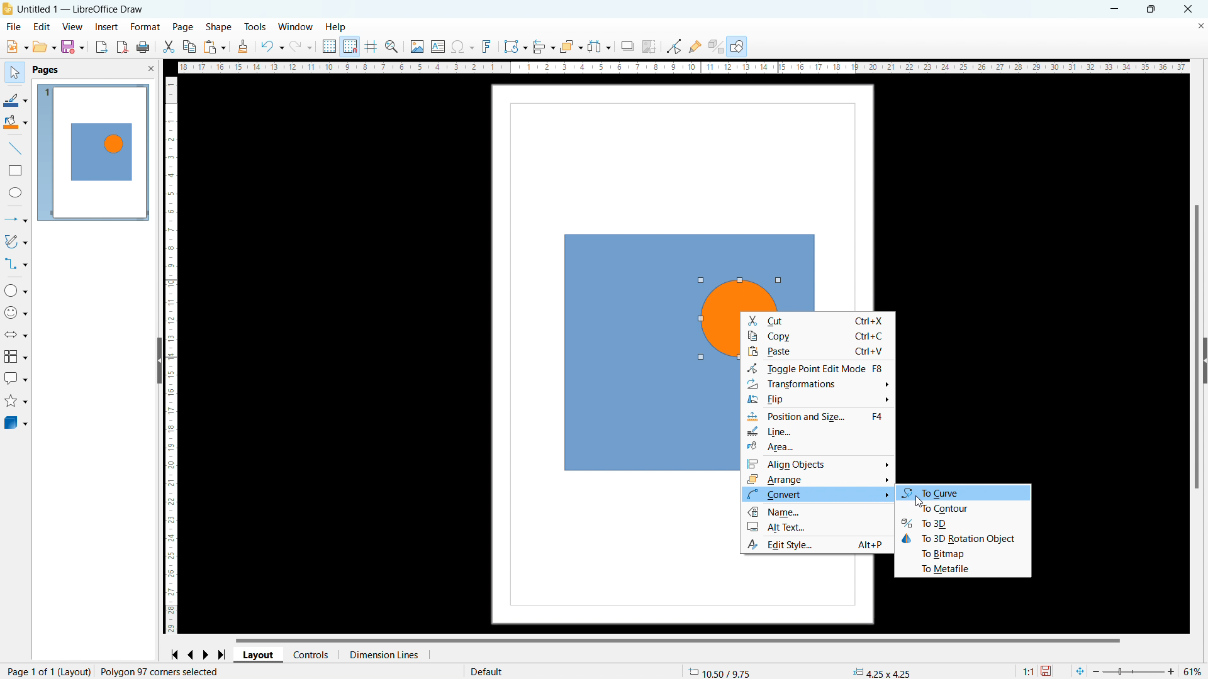 The width and height of the screenshot is (1208, 679). Describe the element at coordinates (817, 494) in the screenshot. I see `convert options` at that location.